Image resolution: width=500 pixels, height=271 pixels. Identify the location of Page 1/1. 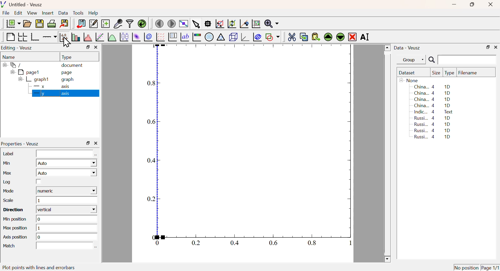
(490, 267).